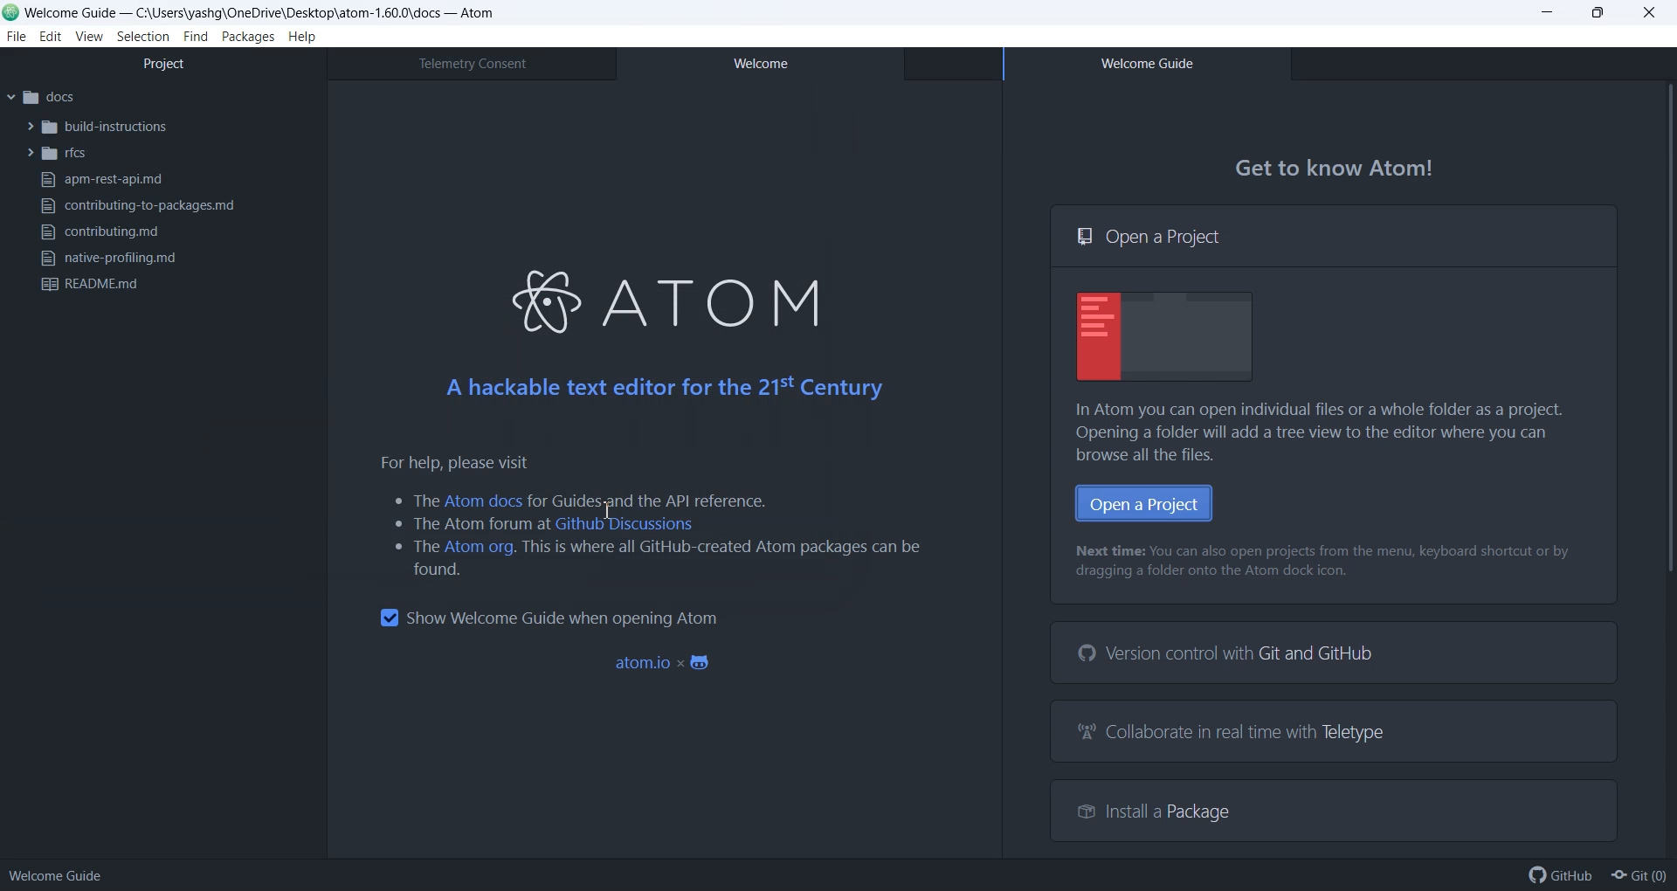  I want to click on Display, so click(1166, 336).